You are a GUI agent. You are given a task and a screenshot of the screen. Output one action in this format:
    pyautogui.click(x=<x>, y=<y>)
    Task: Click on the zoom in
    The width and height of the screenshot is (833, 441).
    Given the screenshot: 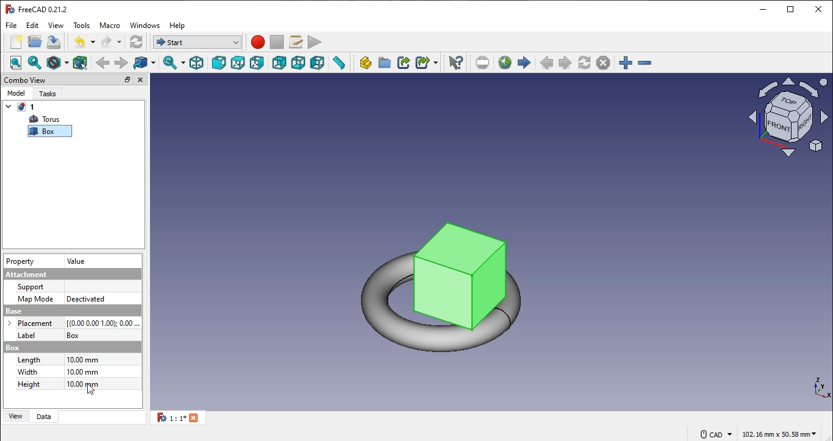 What is the action you would take?
    pyautogui.click(x=645, y=62)
    